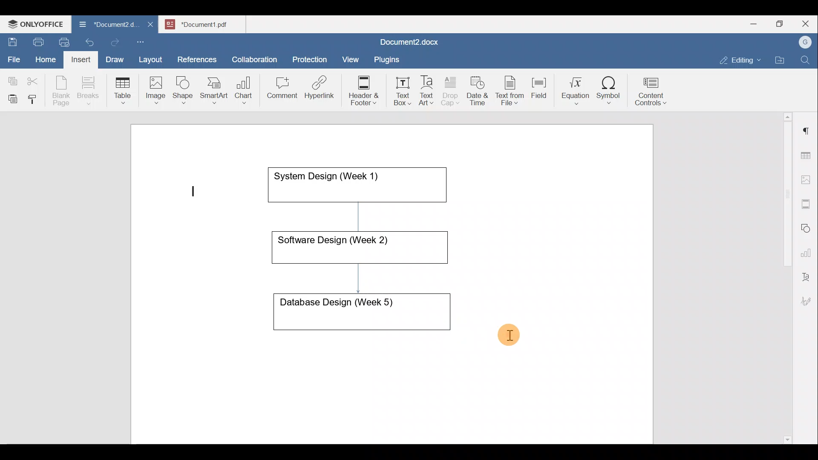 Image resolution: width=818 pixels, height=460 pixels. I want to click on Text box, so click(397, 91).